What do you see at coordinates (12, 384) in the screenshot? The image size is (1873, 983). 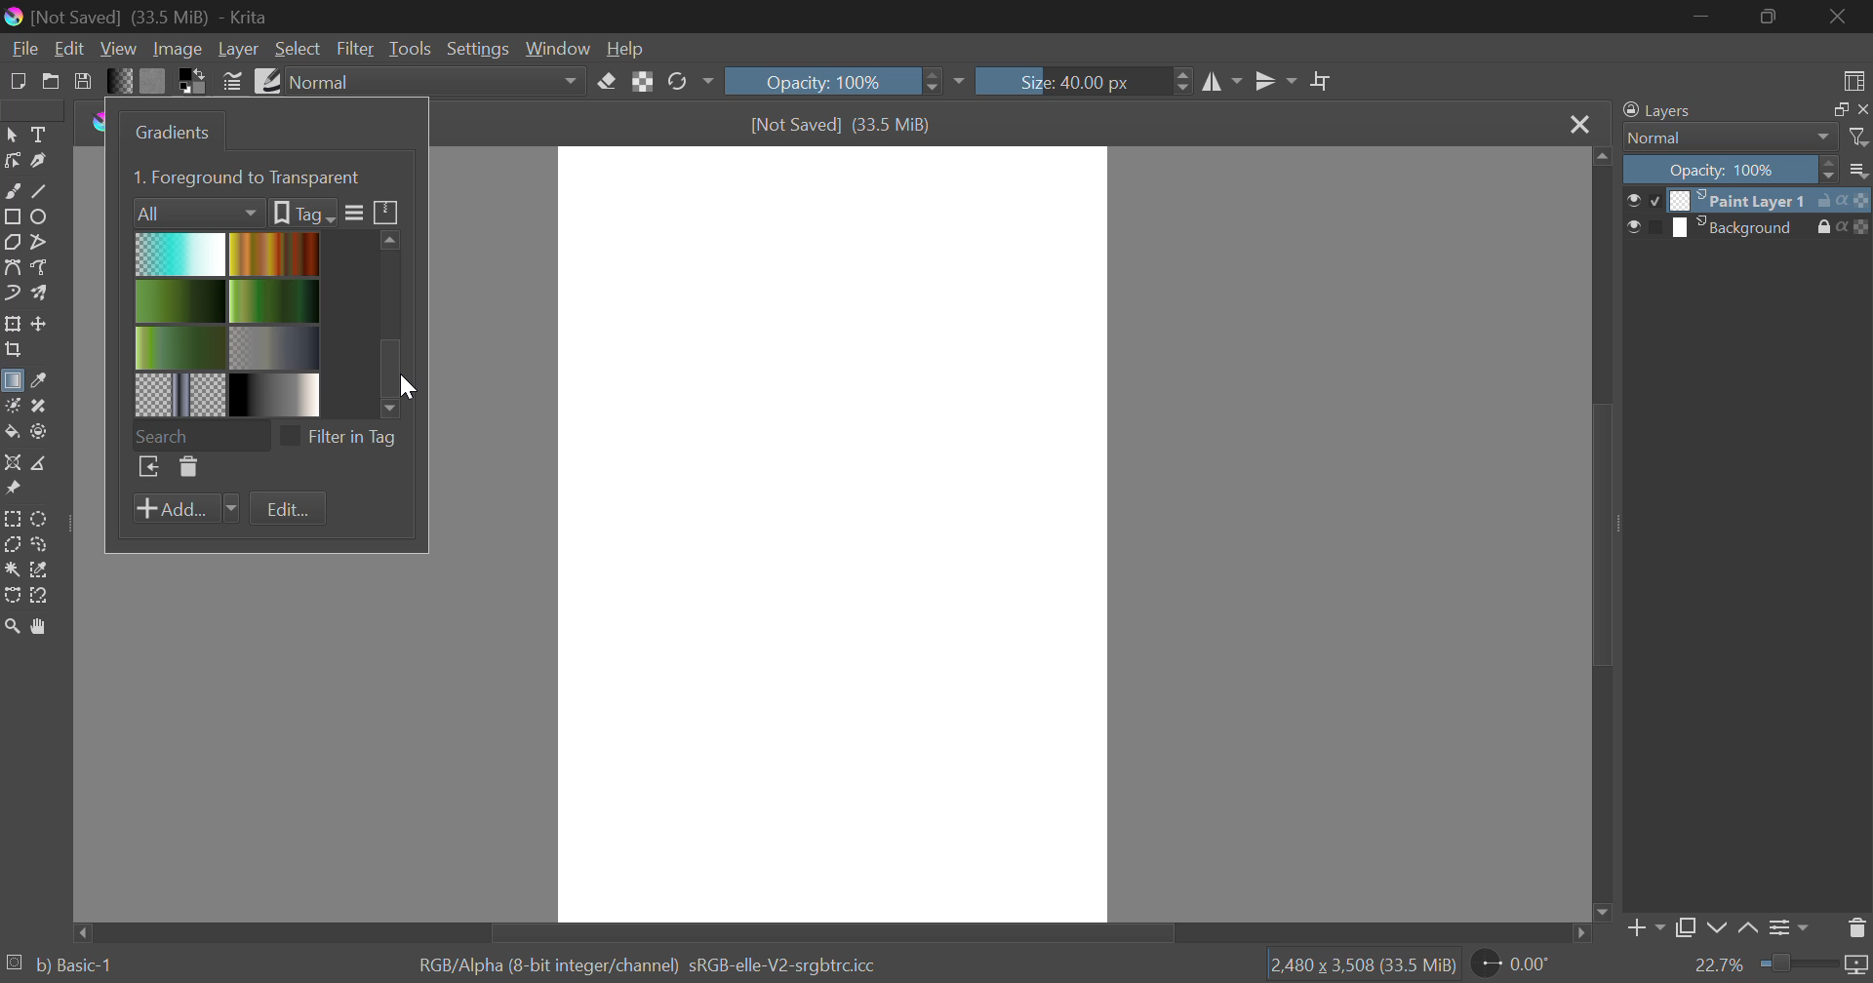 I see `Gradient Fill` at bounding box center [12, 384].